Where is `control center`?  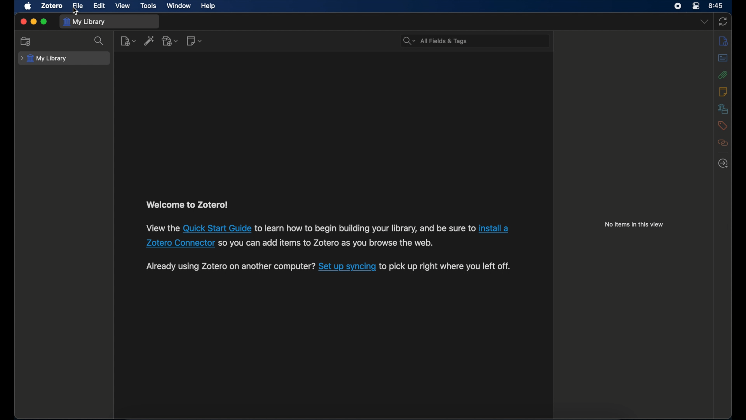
control center is located at coordinates (678, 6).